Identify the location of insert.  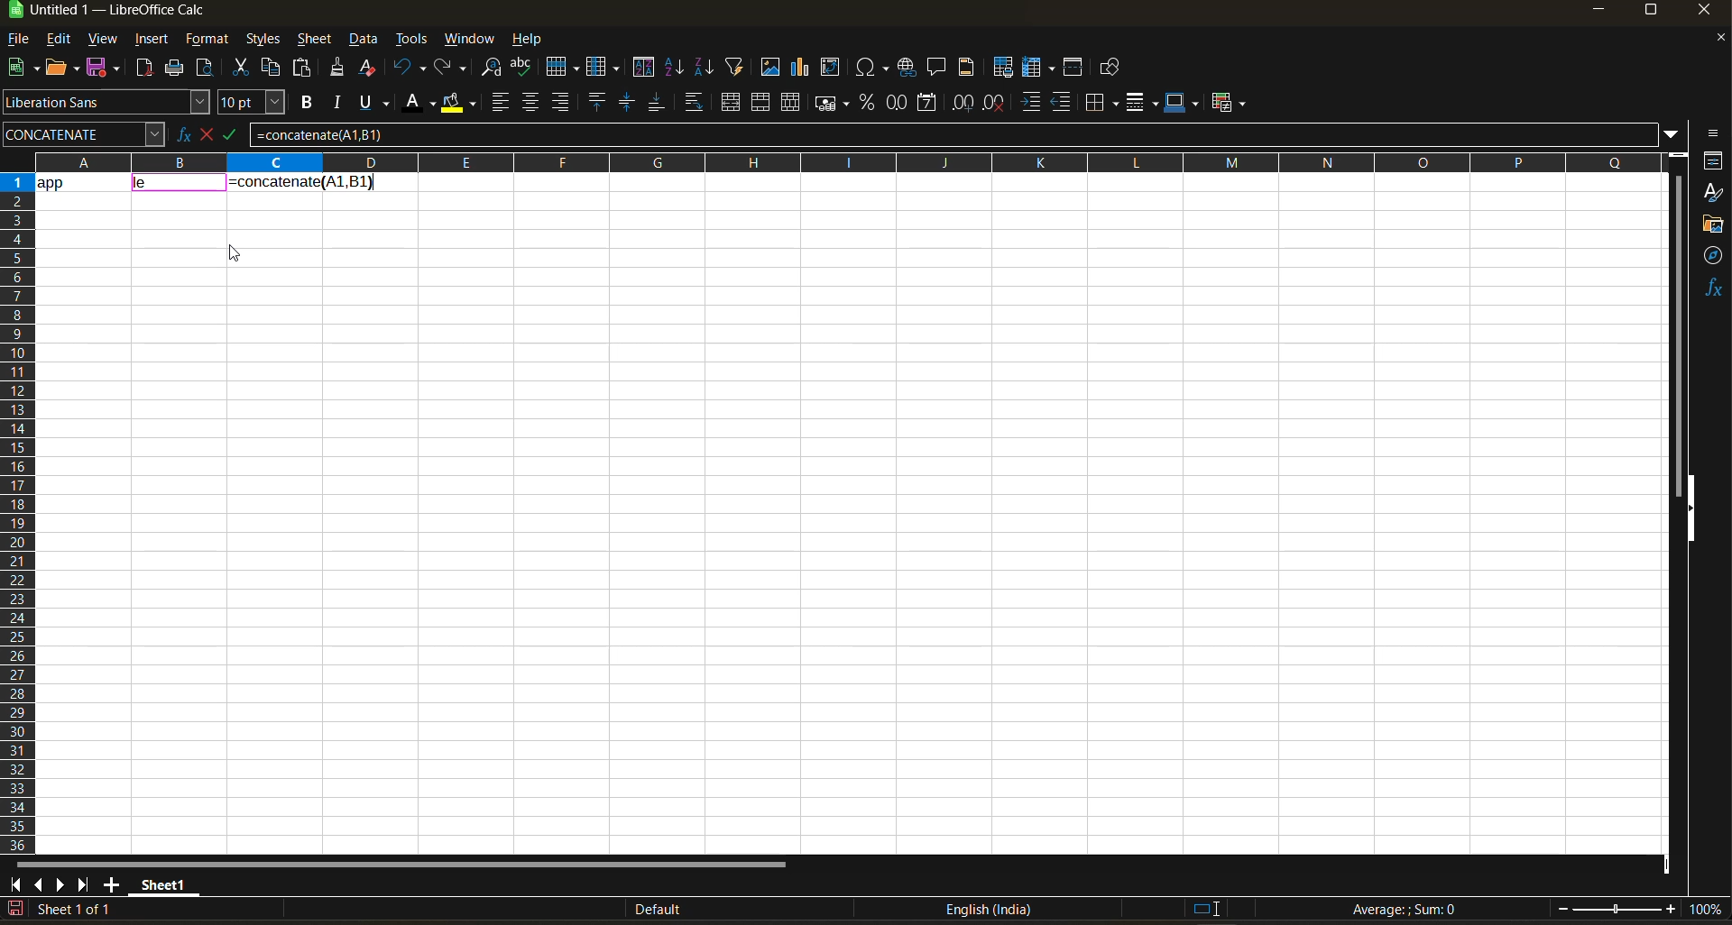
(151, 40).